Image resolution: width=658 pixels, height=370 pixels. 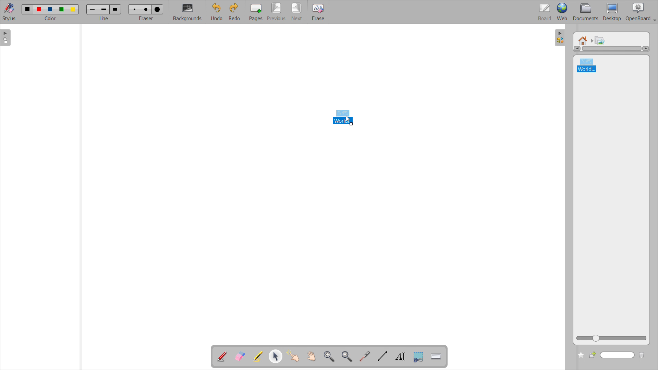 I want to click on open pages view, so click(x=5, y=38).